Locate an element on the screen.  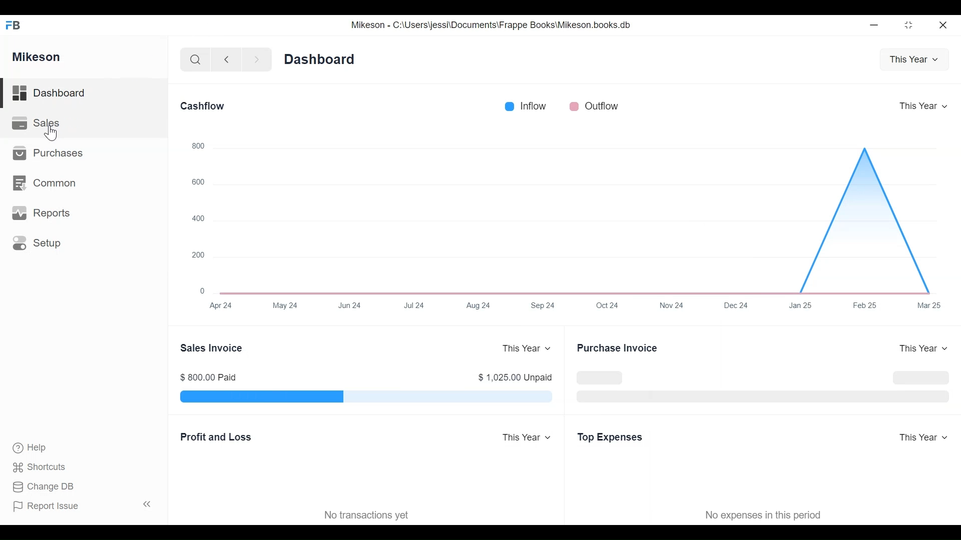
Top Expenses is located at coordinates (609, 438).